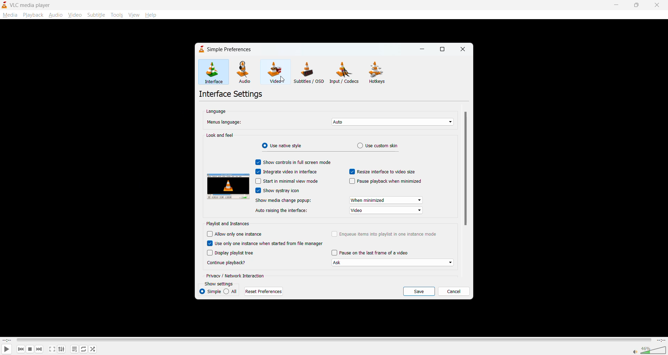 Image resolution: width=668 pixels, height=355 pixels. I want to click on menus language, so click(331, 123).